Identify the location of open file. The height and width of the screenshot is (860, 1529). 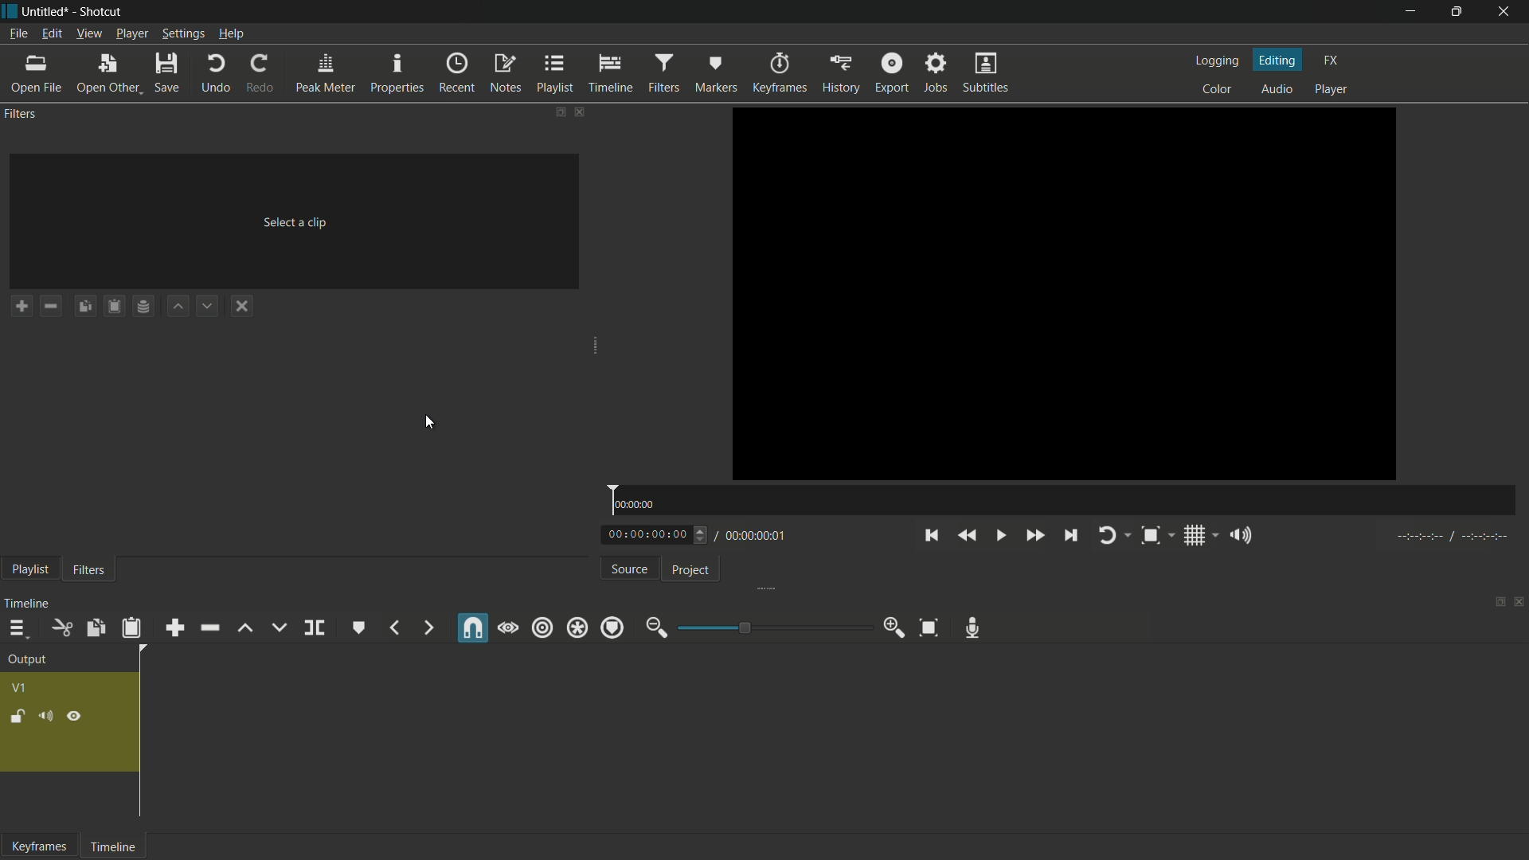
(36, 73).